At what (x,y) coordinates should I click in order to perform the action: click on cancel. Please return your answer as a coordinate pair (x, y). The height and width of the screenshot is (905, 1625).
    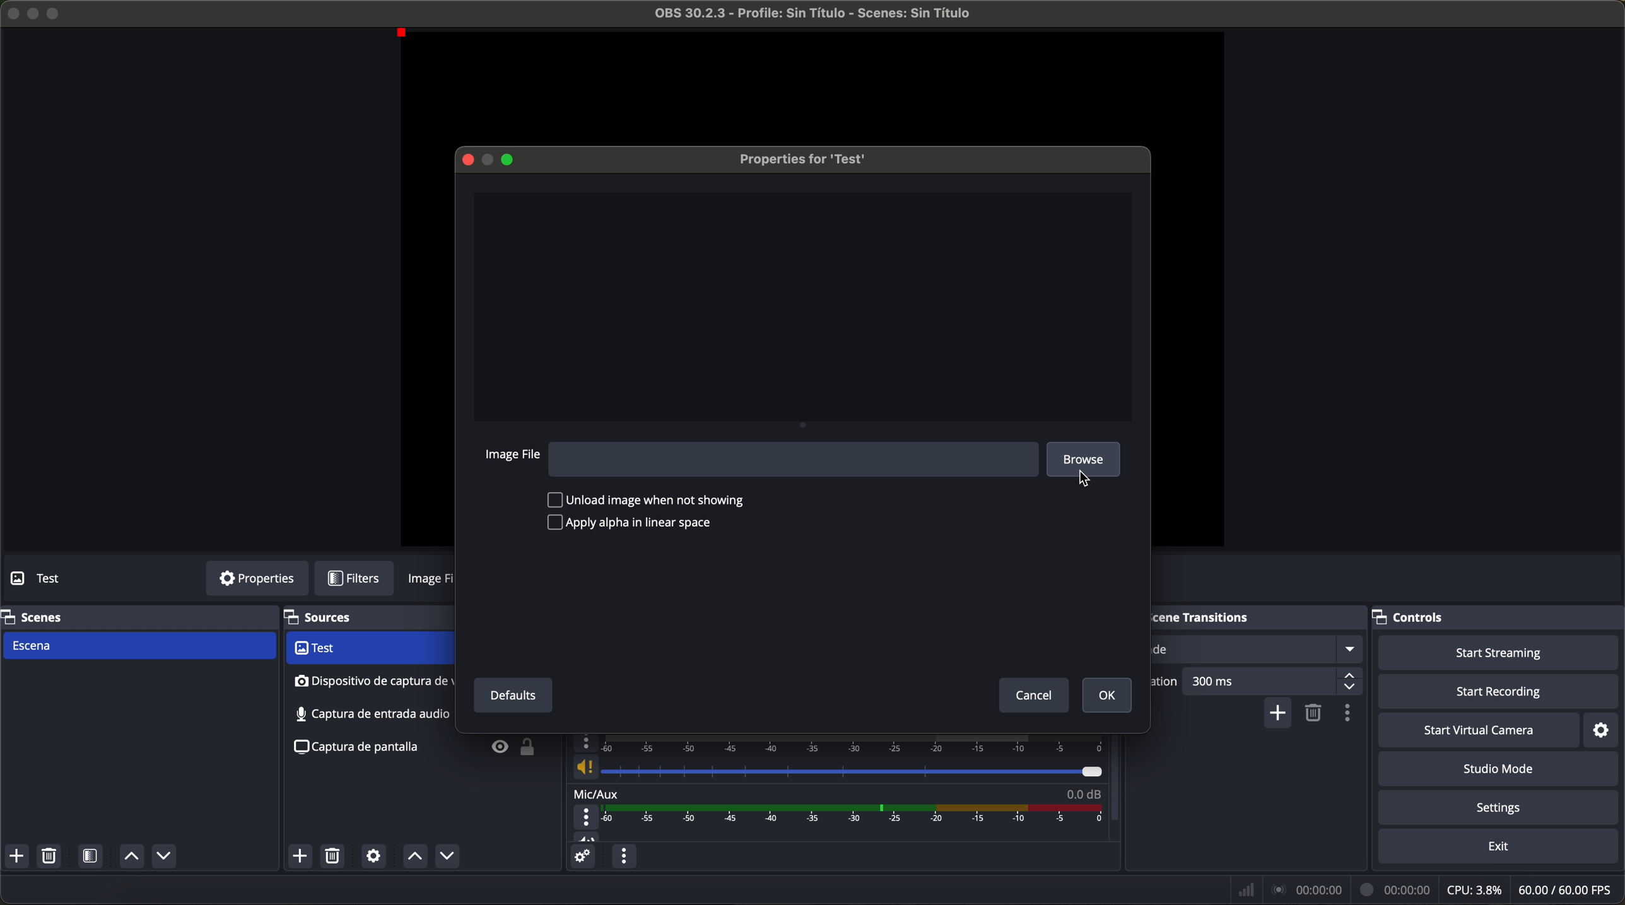
    Looking at the image, I should click on (1035, 697).